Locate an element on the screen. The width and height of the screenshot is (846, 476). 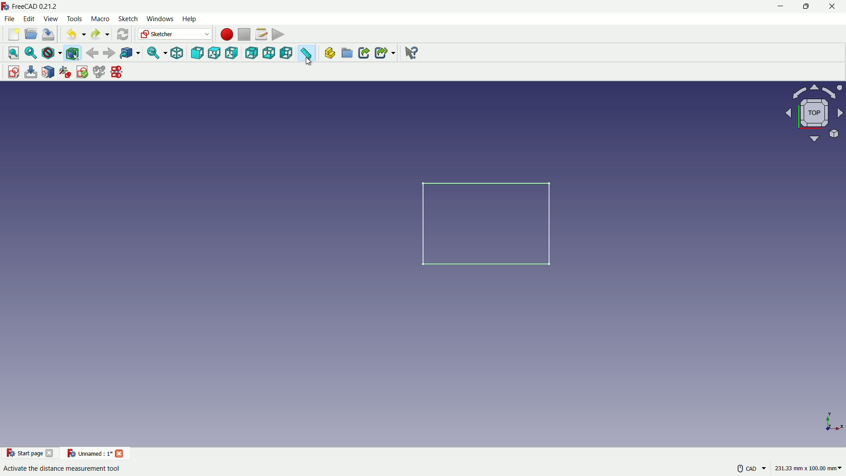
cursor is located at coordinates (306, 62).